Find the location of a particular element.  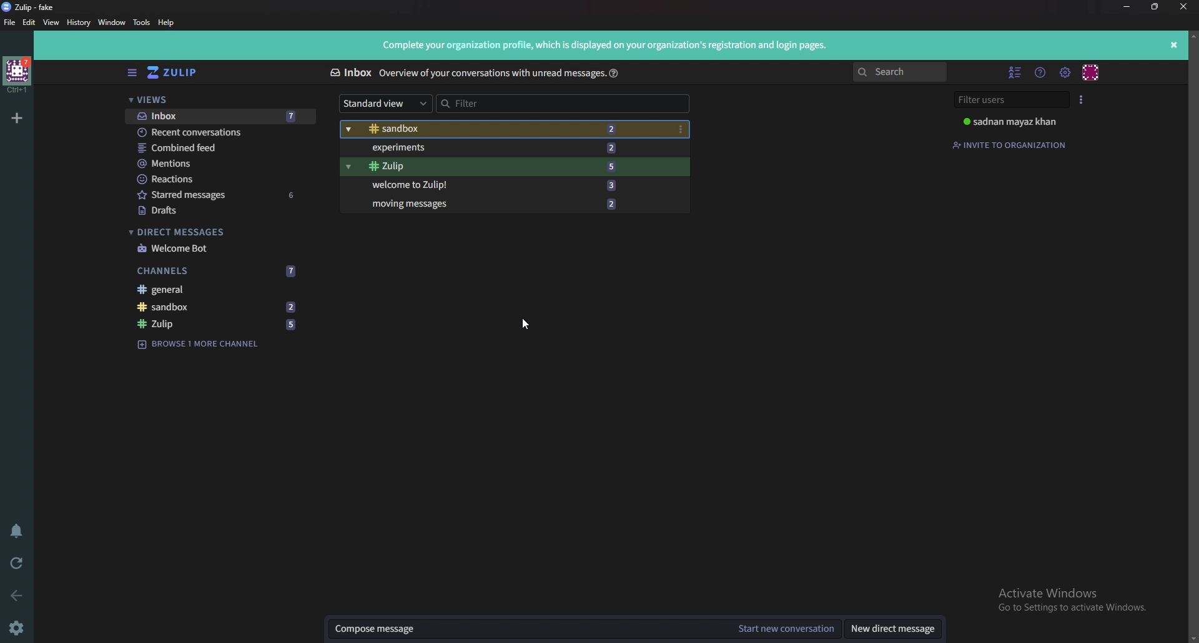

new direct message is located at coordinates (892, 629).